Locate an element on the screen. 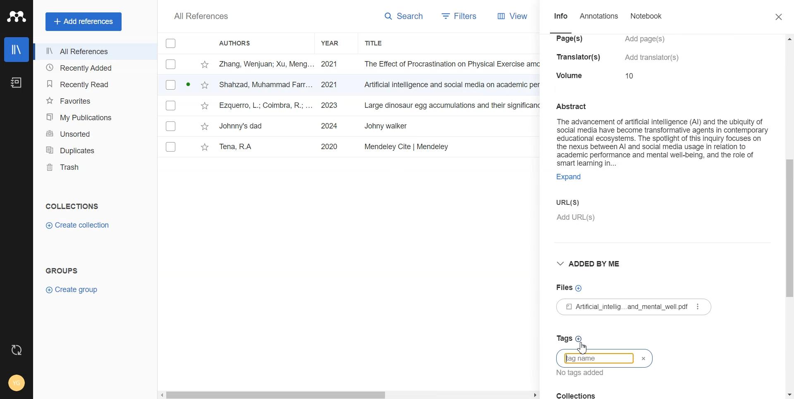 Image resolution: width=794 pixels, height=399 pixels. Horizontal scroll bar is located at coordinates (349, 393).